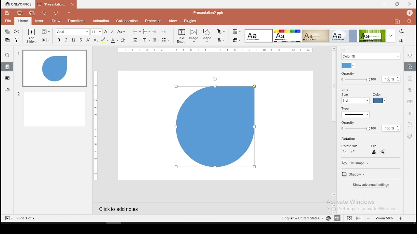 This screenshot has height=234, width=417. Describe the element at coordinates (352, 152) in the screenshot. I see `right` at that location.